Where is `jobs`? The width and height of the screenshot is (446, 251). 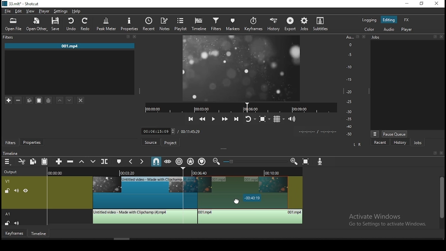
jobs is located at coordinates (407, 37).